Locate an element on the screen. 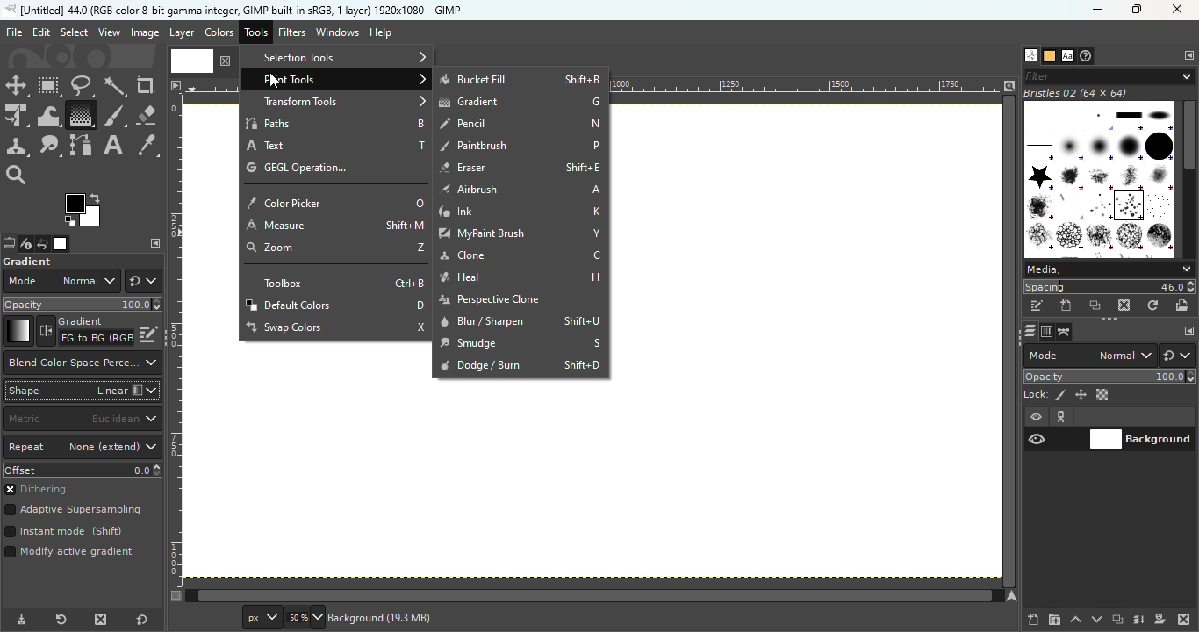 The width and height of the screenshot is (1199, 632). My paint brush is located at coordinates (519, 233).